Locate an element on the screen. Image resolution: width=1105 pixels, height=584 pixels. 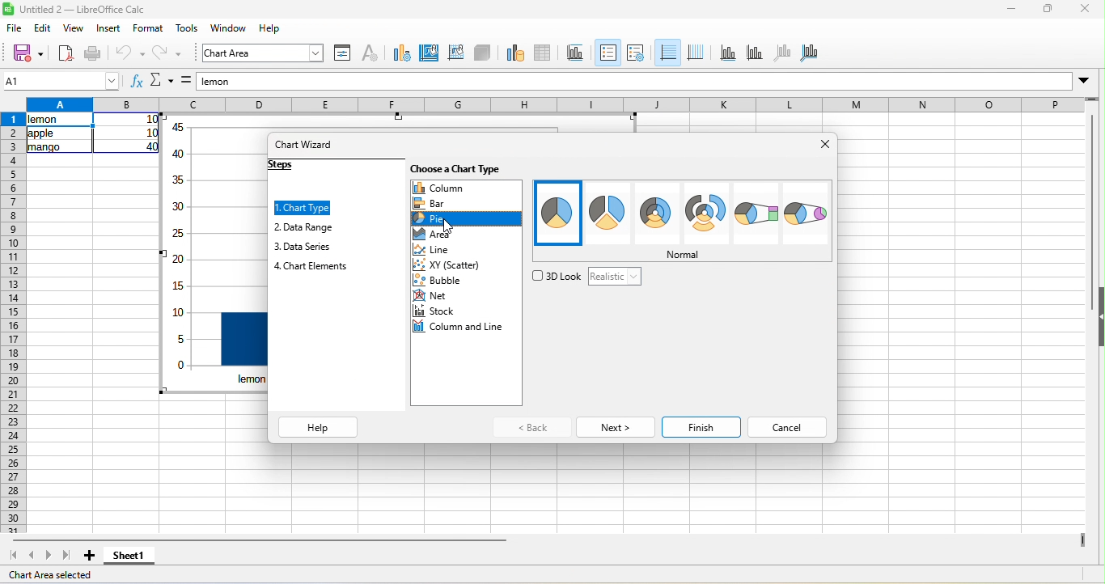
pie is located at coordinates (444, 219).